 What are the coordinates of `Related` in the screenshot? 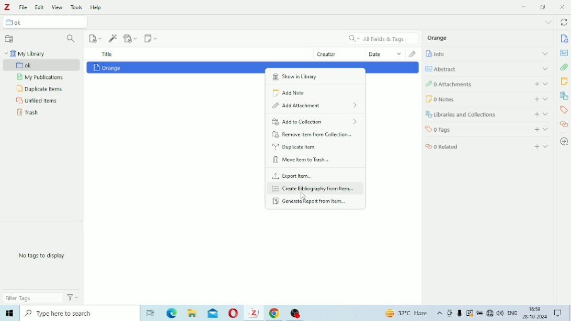 It's located at (488, 145).